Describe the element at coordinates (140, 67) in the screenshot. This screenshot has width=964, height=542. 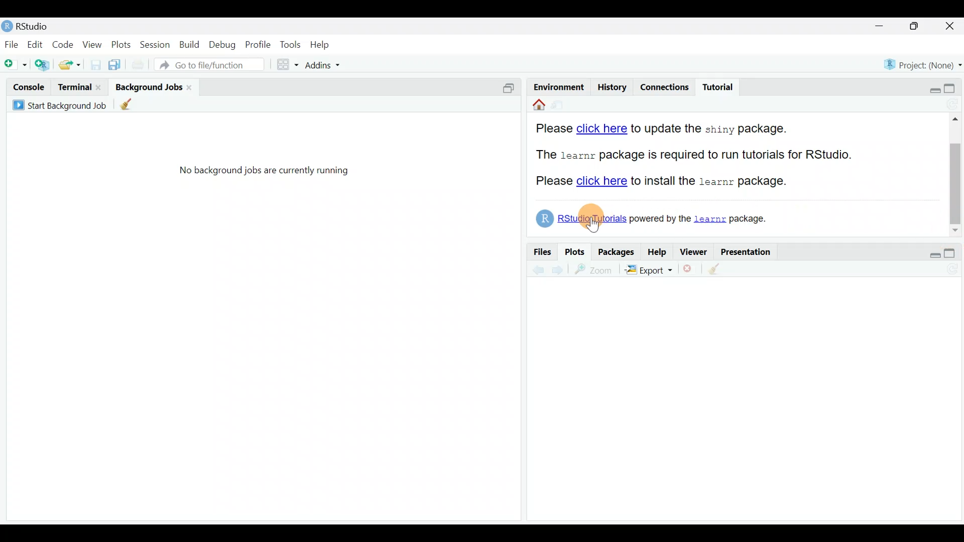
I see `Print the current file` at that location.